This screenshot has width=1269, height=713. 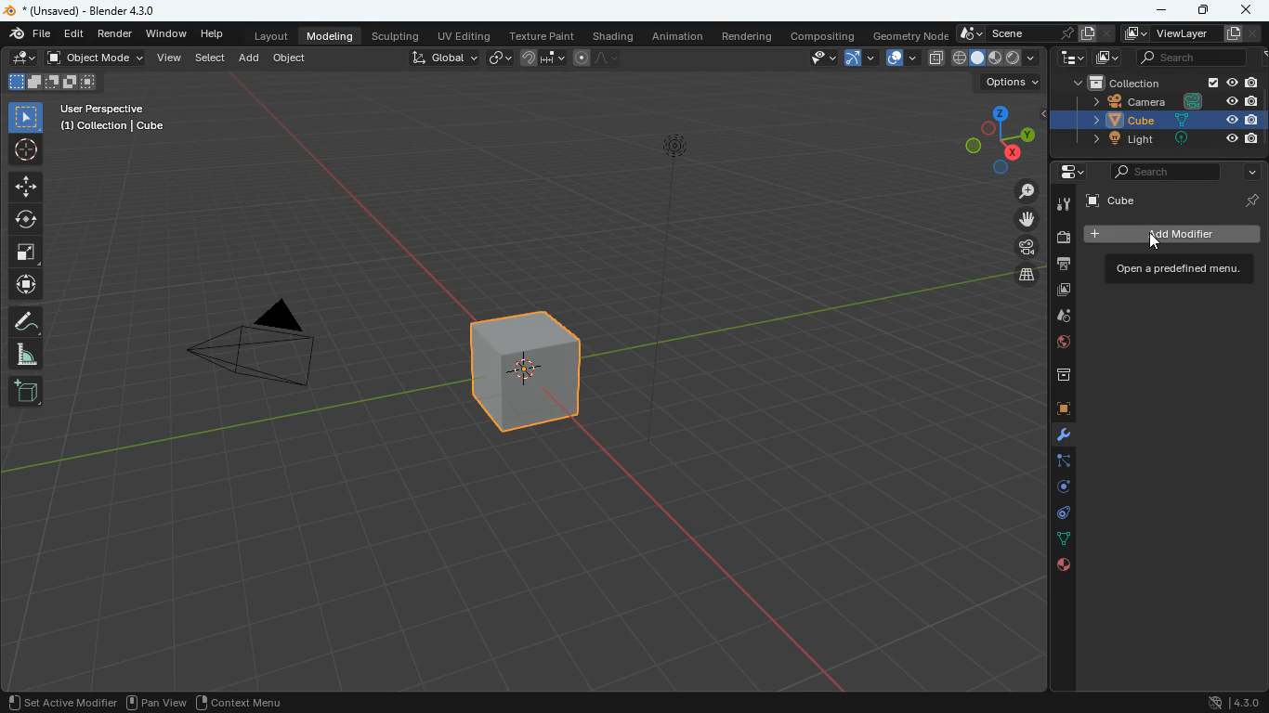 What do you see at coordinates (1162, 11) in the screenshot?
I see `minimize` at bounding box center [1162, 11].